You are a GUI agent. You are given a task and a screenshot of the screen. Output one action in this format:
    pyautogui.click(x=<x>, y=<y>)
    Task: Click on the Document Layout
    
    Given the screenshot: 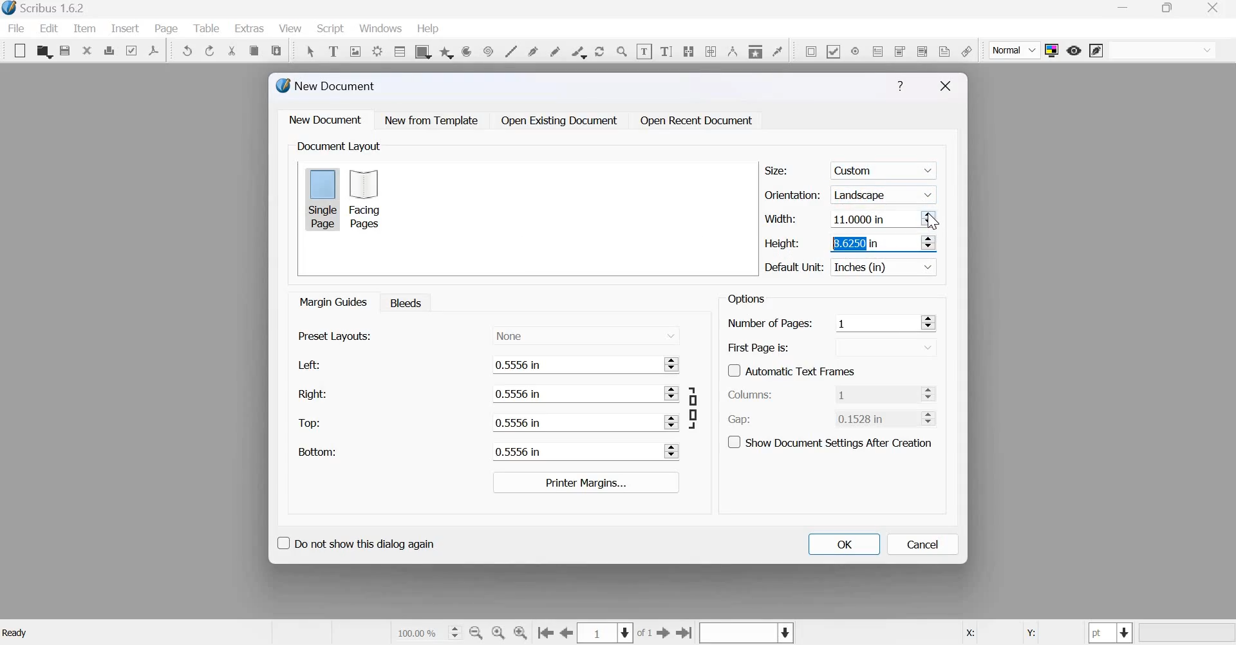 What is the action you would take?
    pyautogui.click(x=337, y=146)
    